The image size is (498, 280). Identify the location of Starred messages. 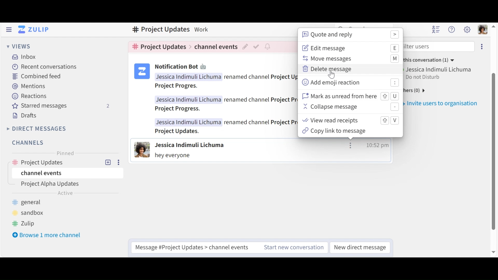
(63, 106).